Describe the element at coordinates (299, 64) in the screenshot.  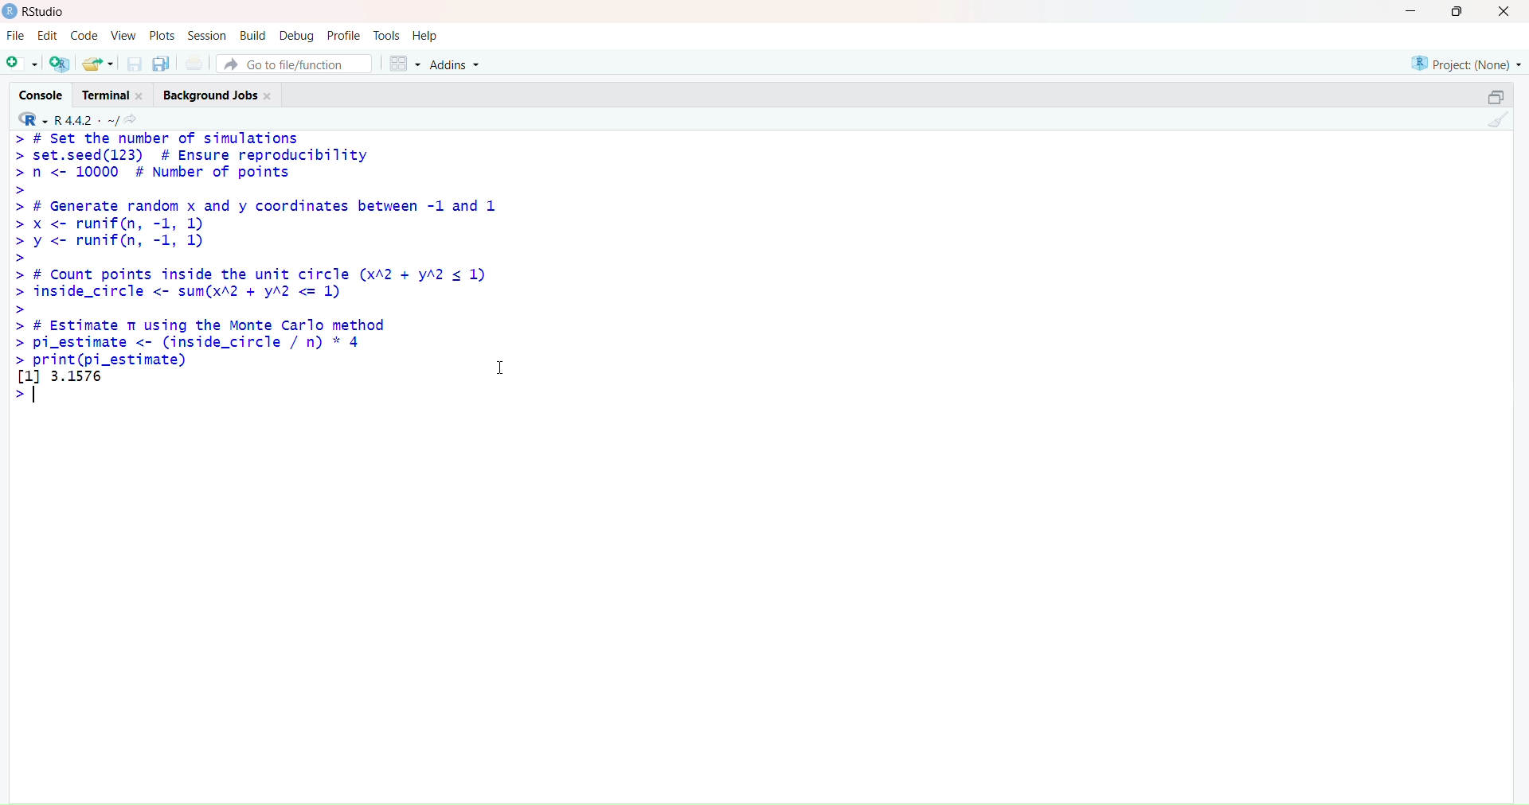
I see `Go to file/function` at that location.